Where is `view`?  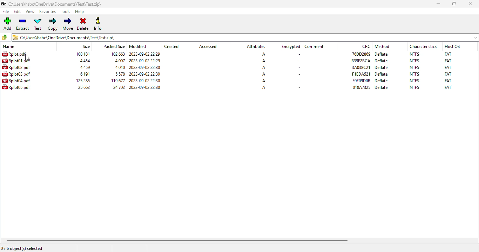
view is located at coordinates (30, 12).